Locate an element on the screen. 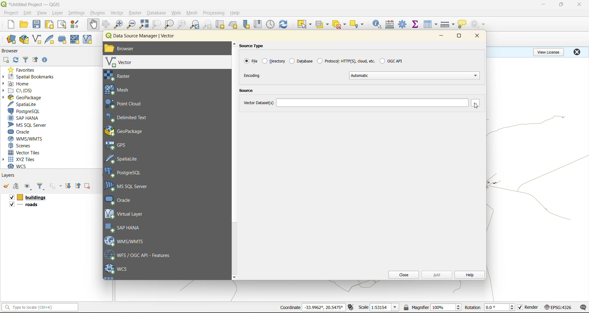 The height and width of the screenshot is (313, 589). filter is located at coordinates (41, 187).